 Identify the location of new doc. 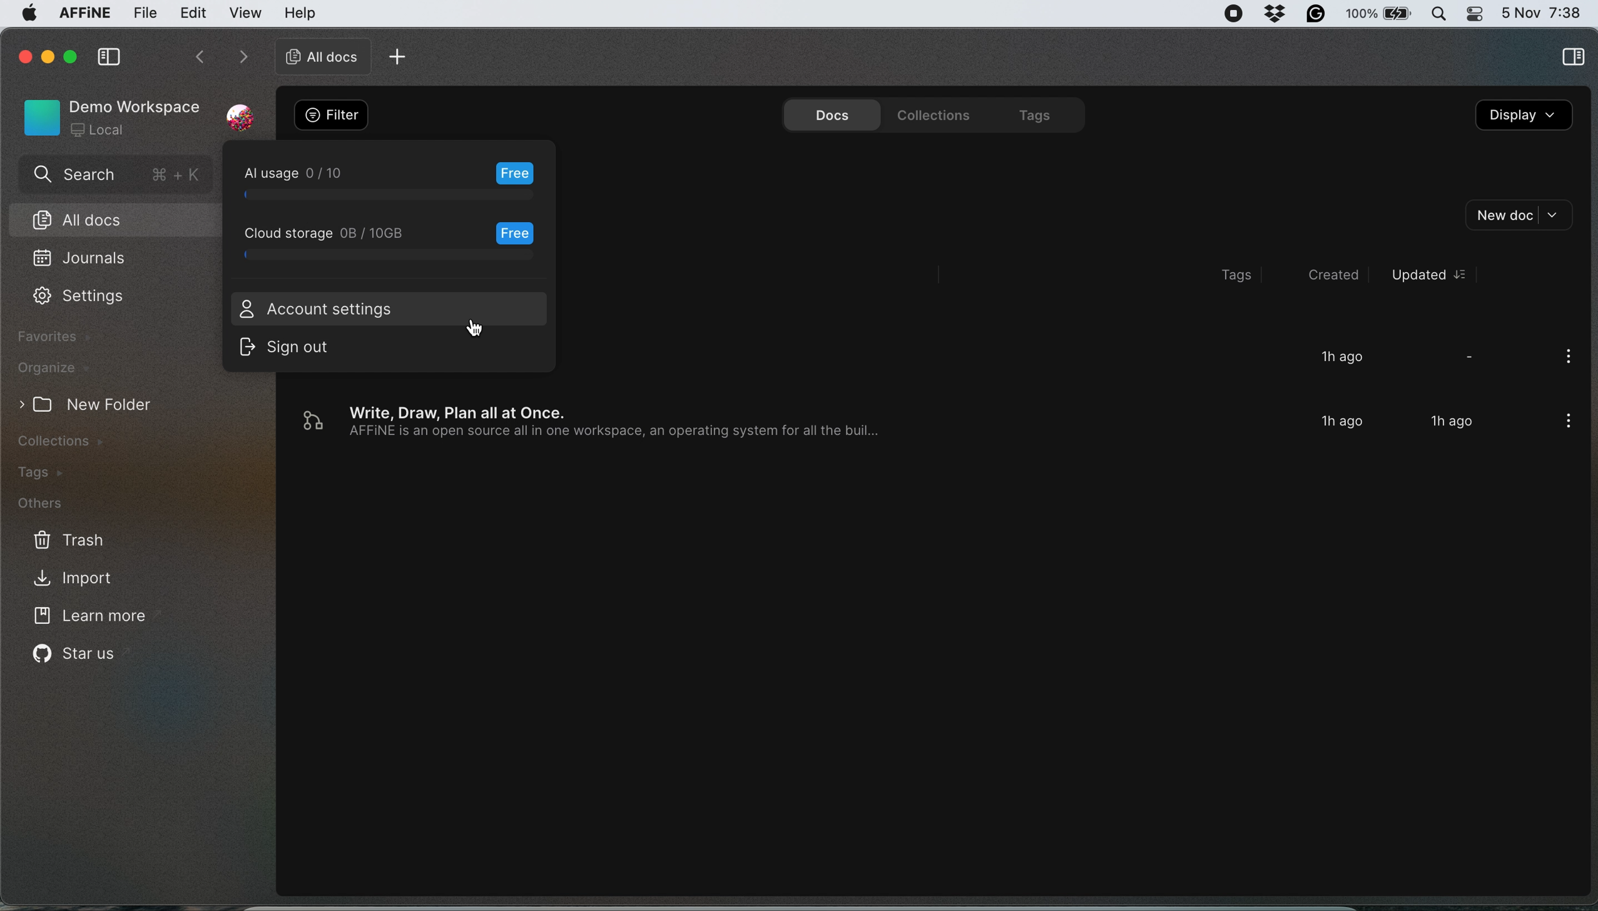
(1522, 215).